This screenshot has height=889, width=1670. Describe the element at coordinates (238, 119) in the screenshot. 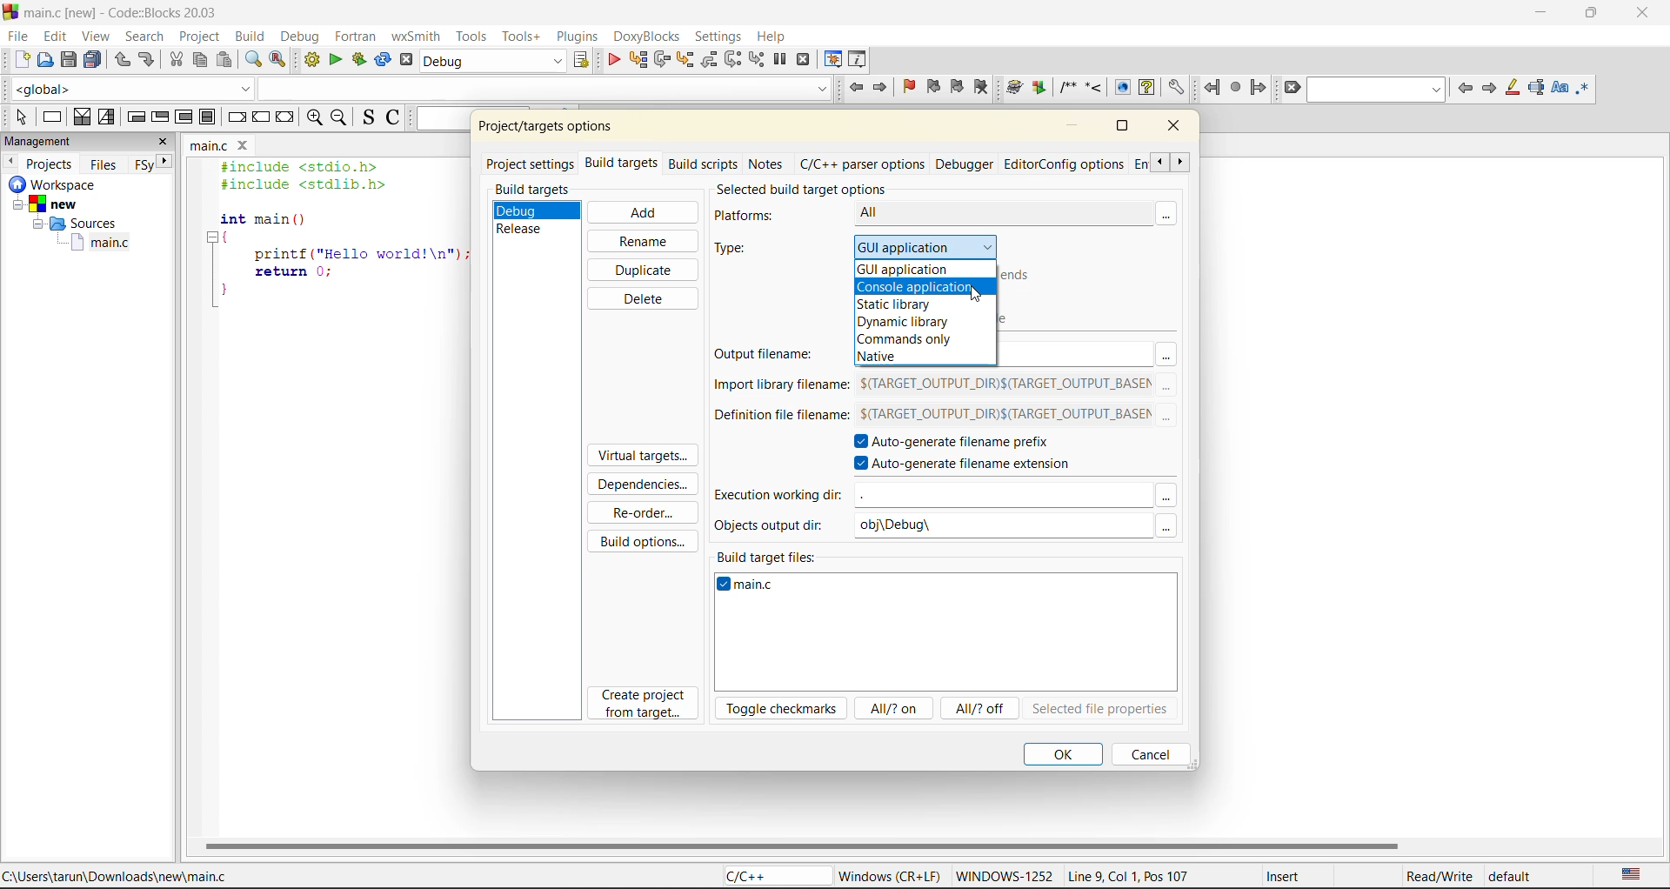

I see `break instruction` at that location.